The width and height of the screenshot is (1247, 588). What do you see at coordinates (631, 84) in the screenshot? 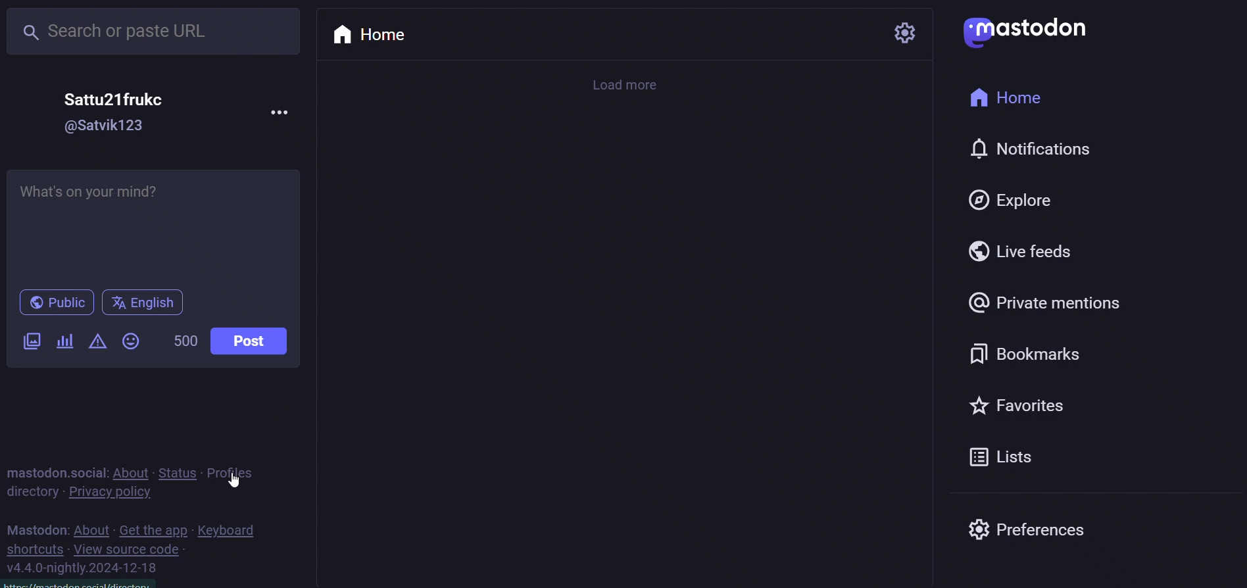
I see `load more` at bounding box center [631, 84].